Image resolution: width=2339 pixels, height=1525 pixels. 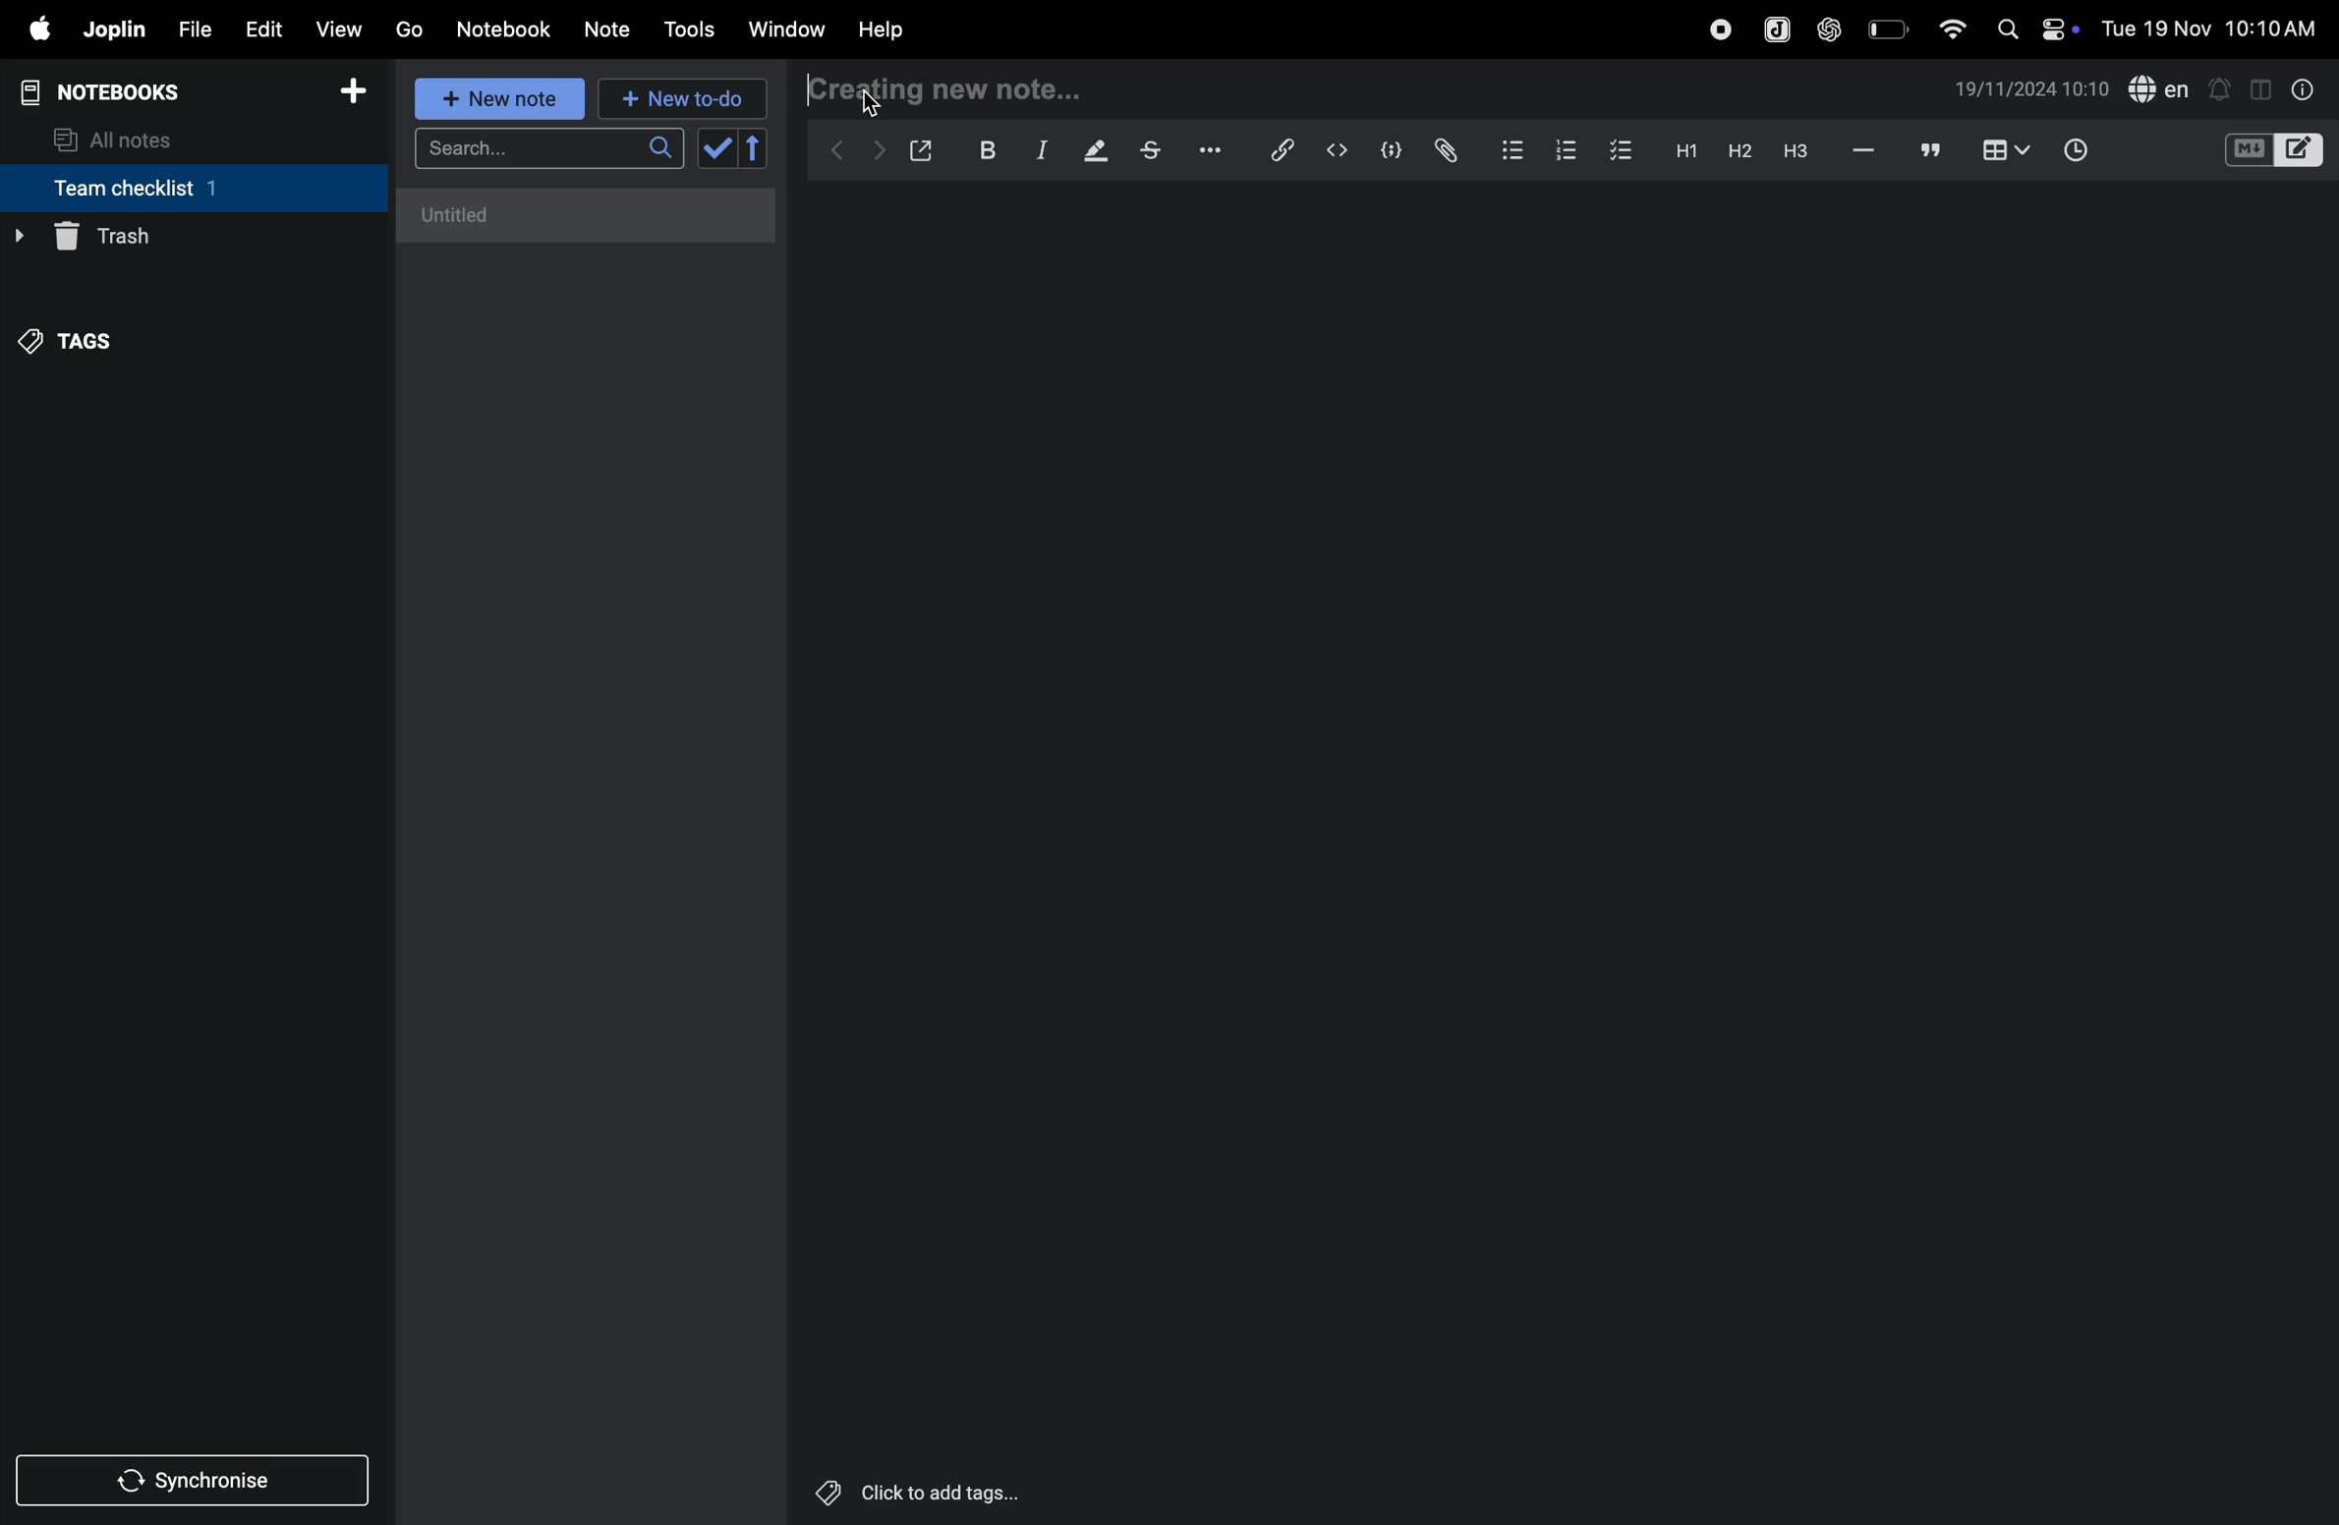 I want to click on note, so click(x=616, y=27).